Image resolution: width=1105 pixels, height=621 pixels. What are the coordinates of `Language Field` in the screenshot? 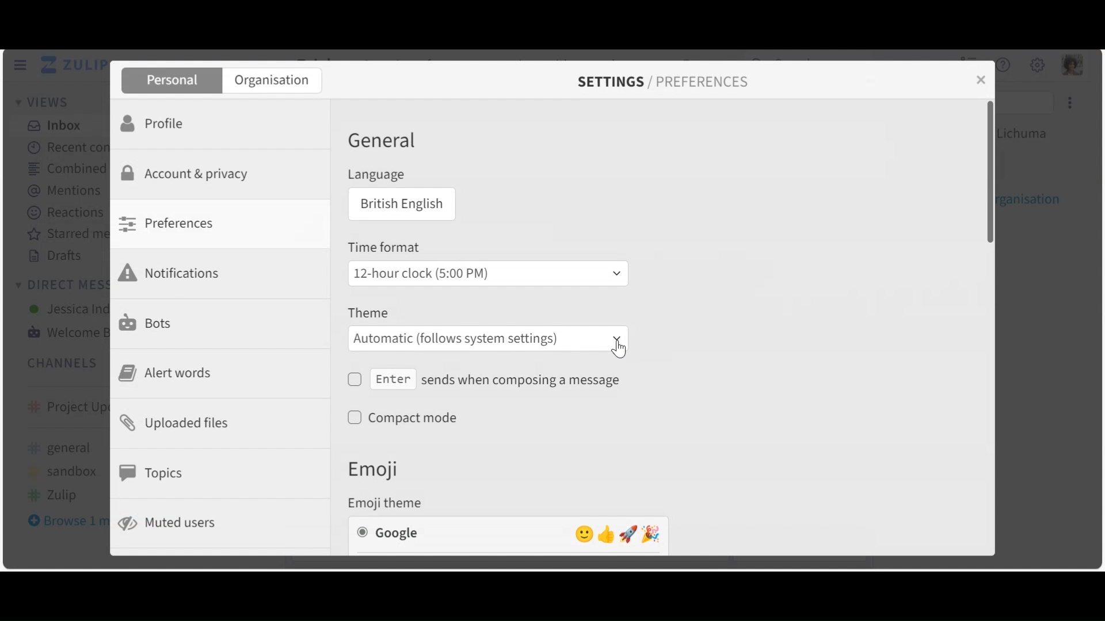 It's located at (399, 205).